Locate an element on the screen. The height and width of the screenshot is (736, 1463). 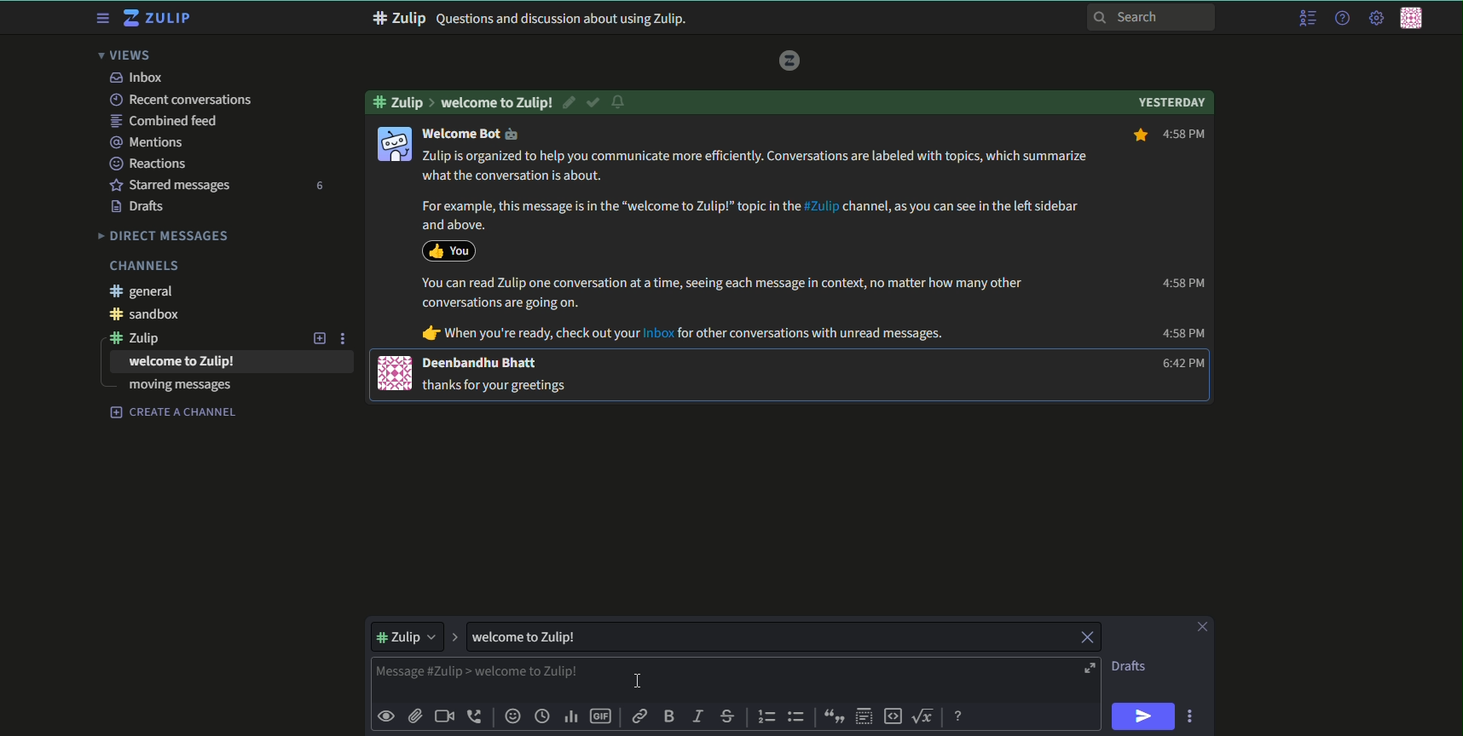
#zulip is located at coordinates (406, 635).